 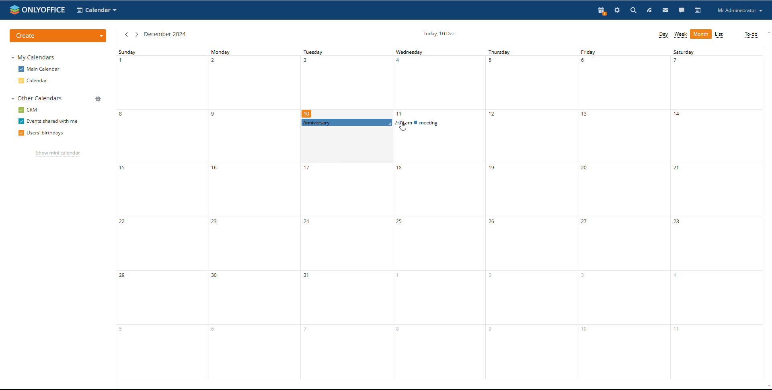 What do you see at coordinates (666, 10) in the screenshot?
I see `mail` at bounding box center [666, 10].